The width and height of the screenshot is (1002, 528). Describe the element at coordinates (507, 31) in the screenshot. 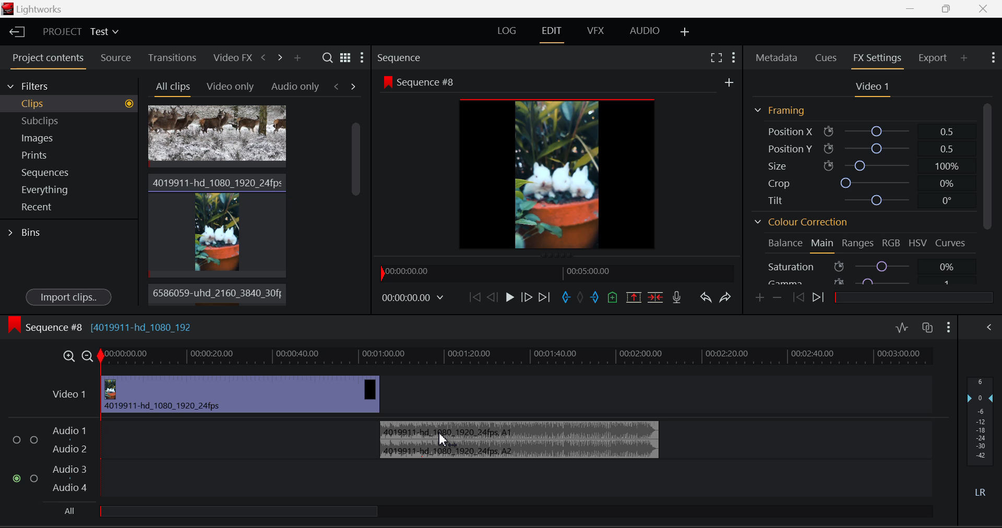

I see `LOG Layout` at that location.